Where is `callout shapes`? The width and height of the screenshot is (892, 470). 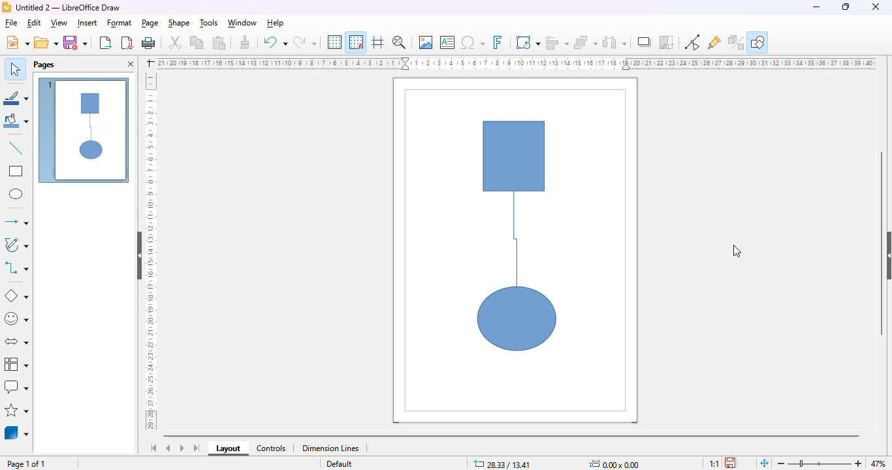
callout shapes is located at coordinates (17, 386).